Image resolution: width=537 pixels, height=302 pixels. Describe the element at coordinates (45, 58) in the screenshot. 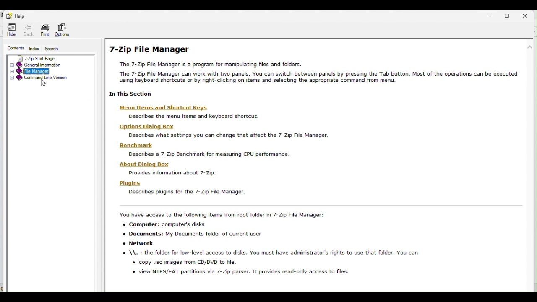

I see `7 zip start page` at that location.